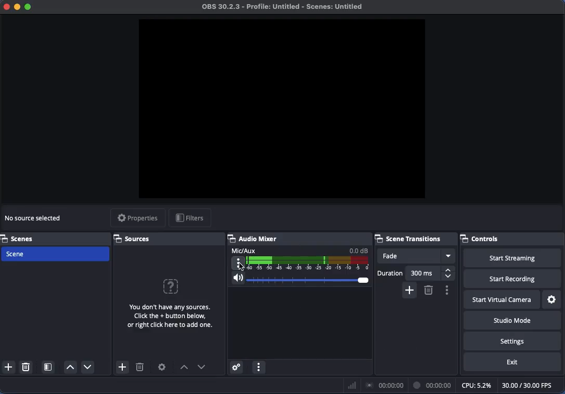 The width and height of the screenshot is (565, 394). What do you see at coordinates (511, 238) in the screenshot?
I see `Controls` at bounding box center [511, 238].